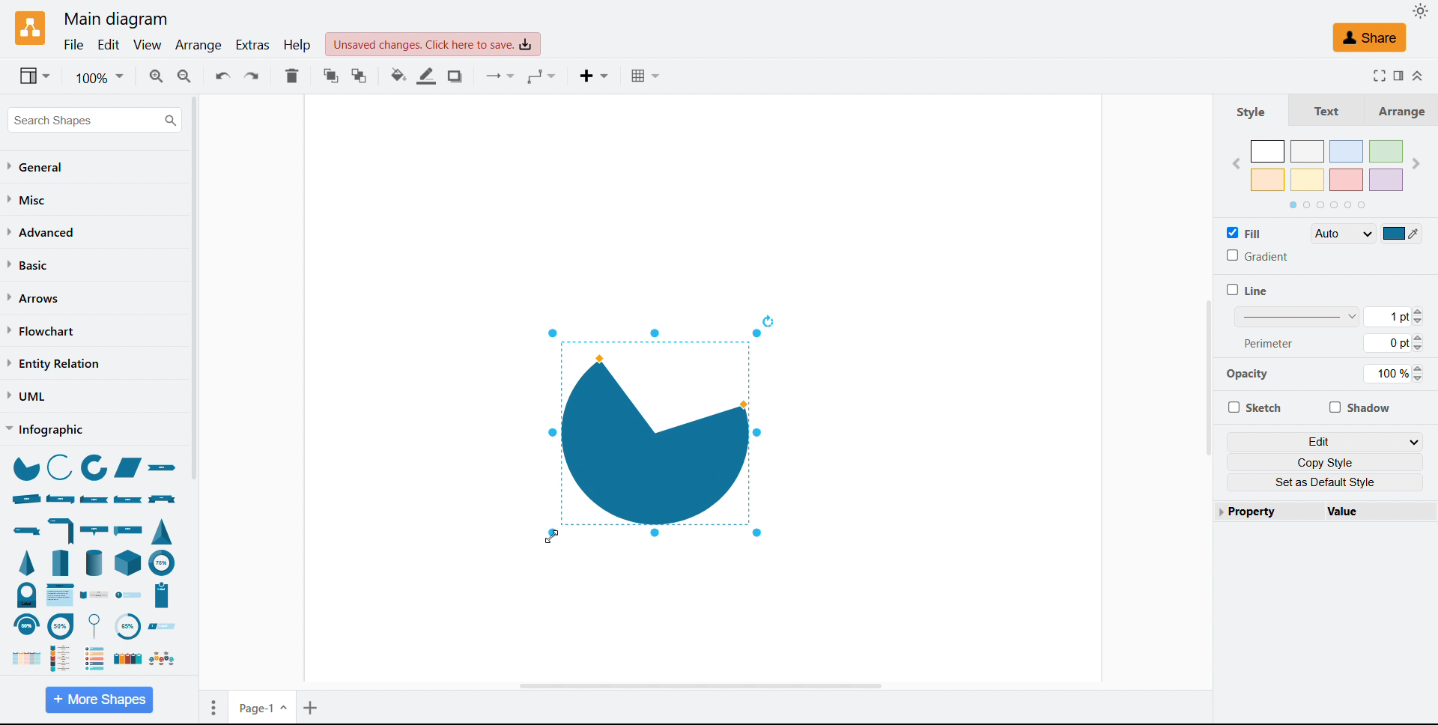 This screenshot has width=1438, height=725. Describe the element at coordinates (27, 595) in the screenshot. I see `circular dial` at that location.